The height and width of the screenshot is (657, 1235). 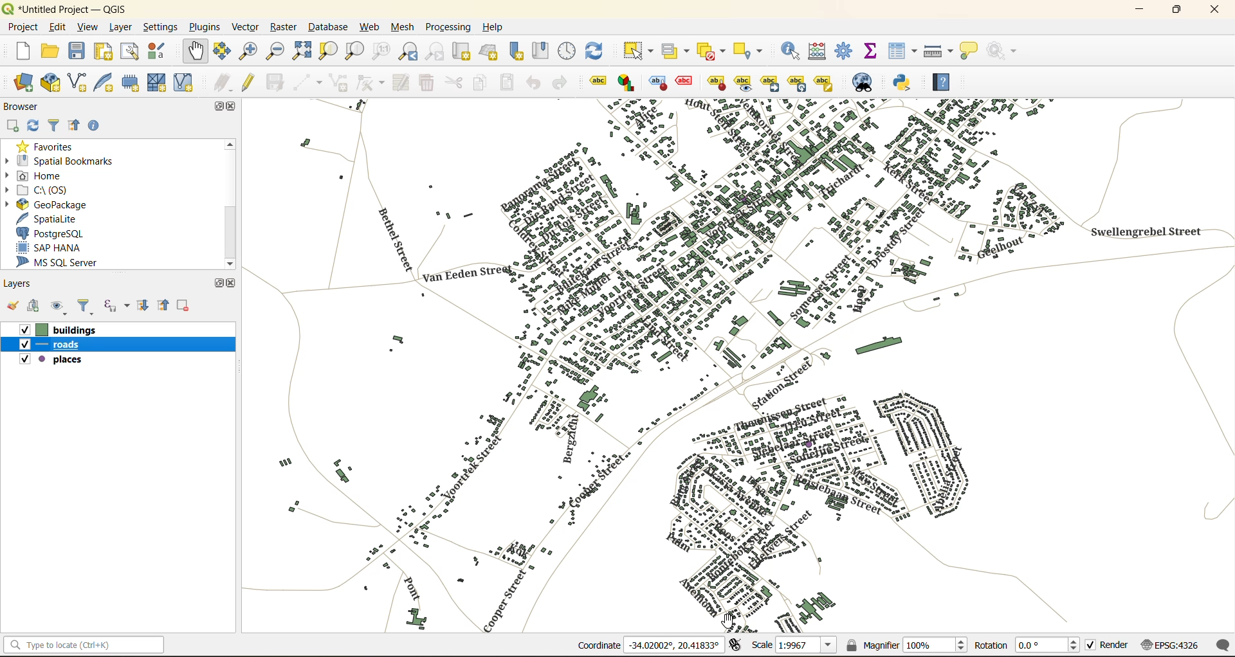 What do you see at coordinates (20, 84) in the screenshot?
I see `open data source manager` at bounding box center [20, 84].